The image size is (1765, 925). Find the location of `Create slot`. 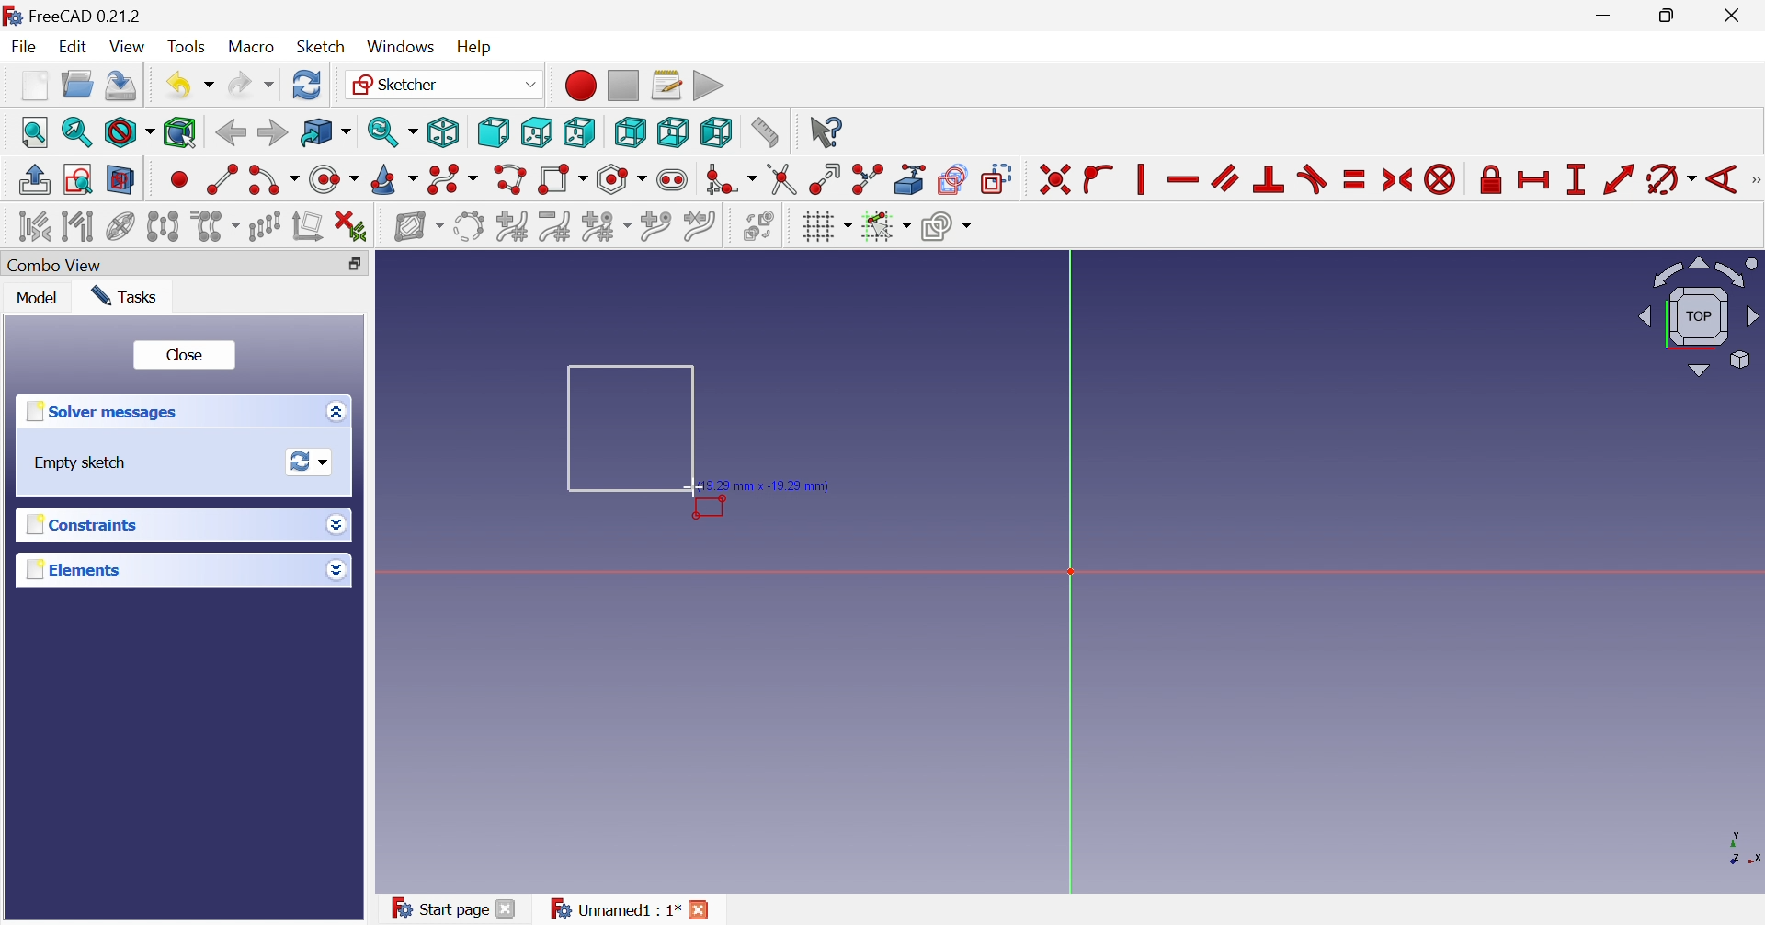

Create slot is located at coordinates (675, 180).